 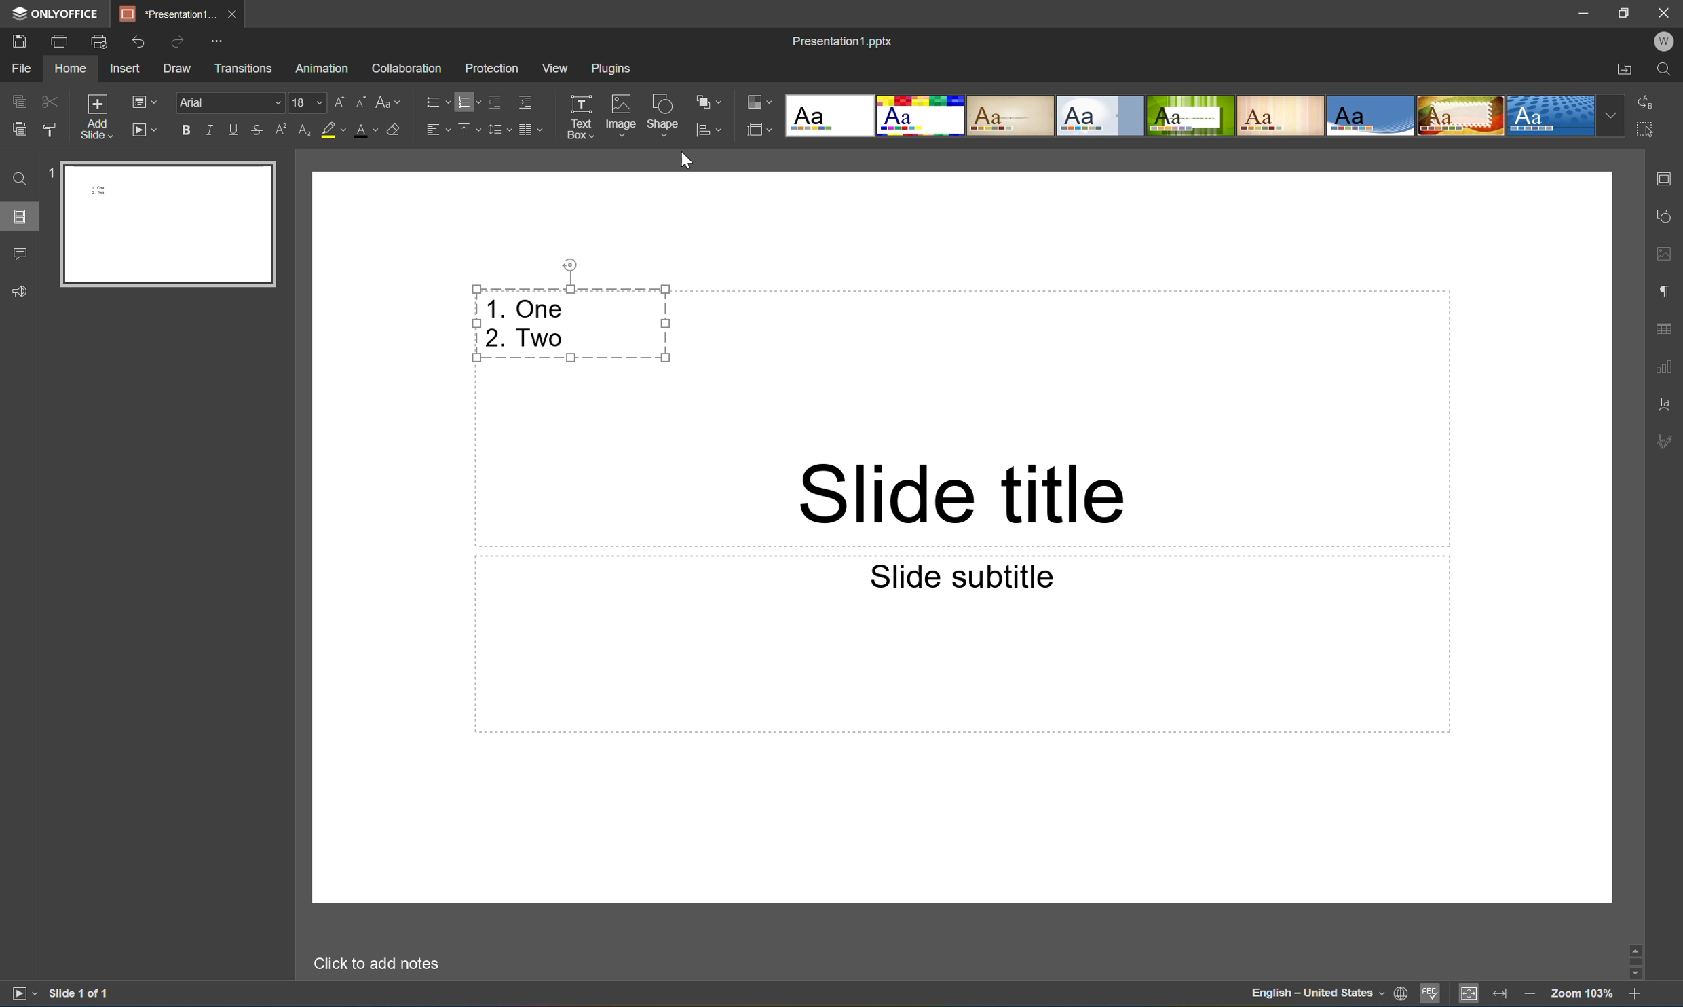 What do you see at coordinates (384, 102) in the screenshot?
I see `Change case` at bounding box center [384, 102].